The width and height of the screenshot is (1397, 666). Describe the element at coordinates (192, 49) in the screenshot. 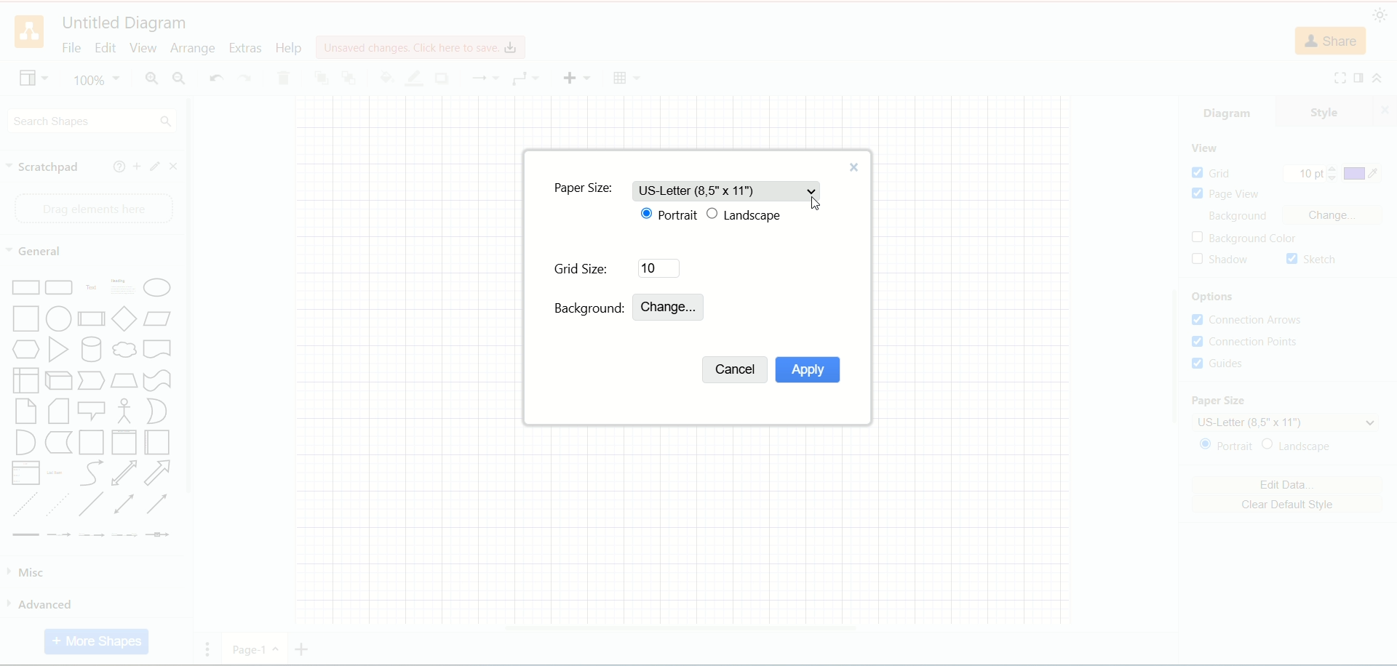

I see `arrange` at that location.